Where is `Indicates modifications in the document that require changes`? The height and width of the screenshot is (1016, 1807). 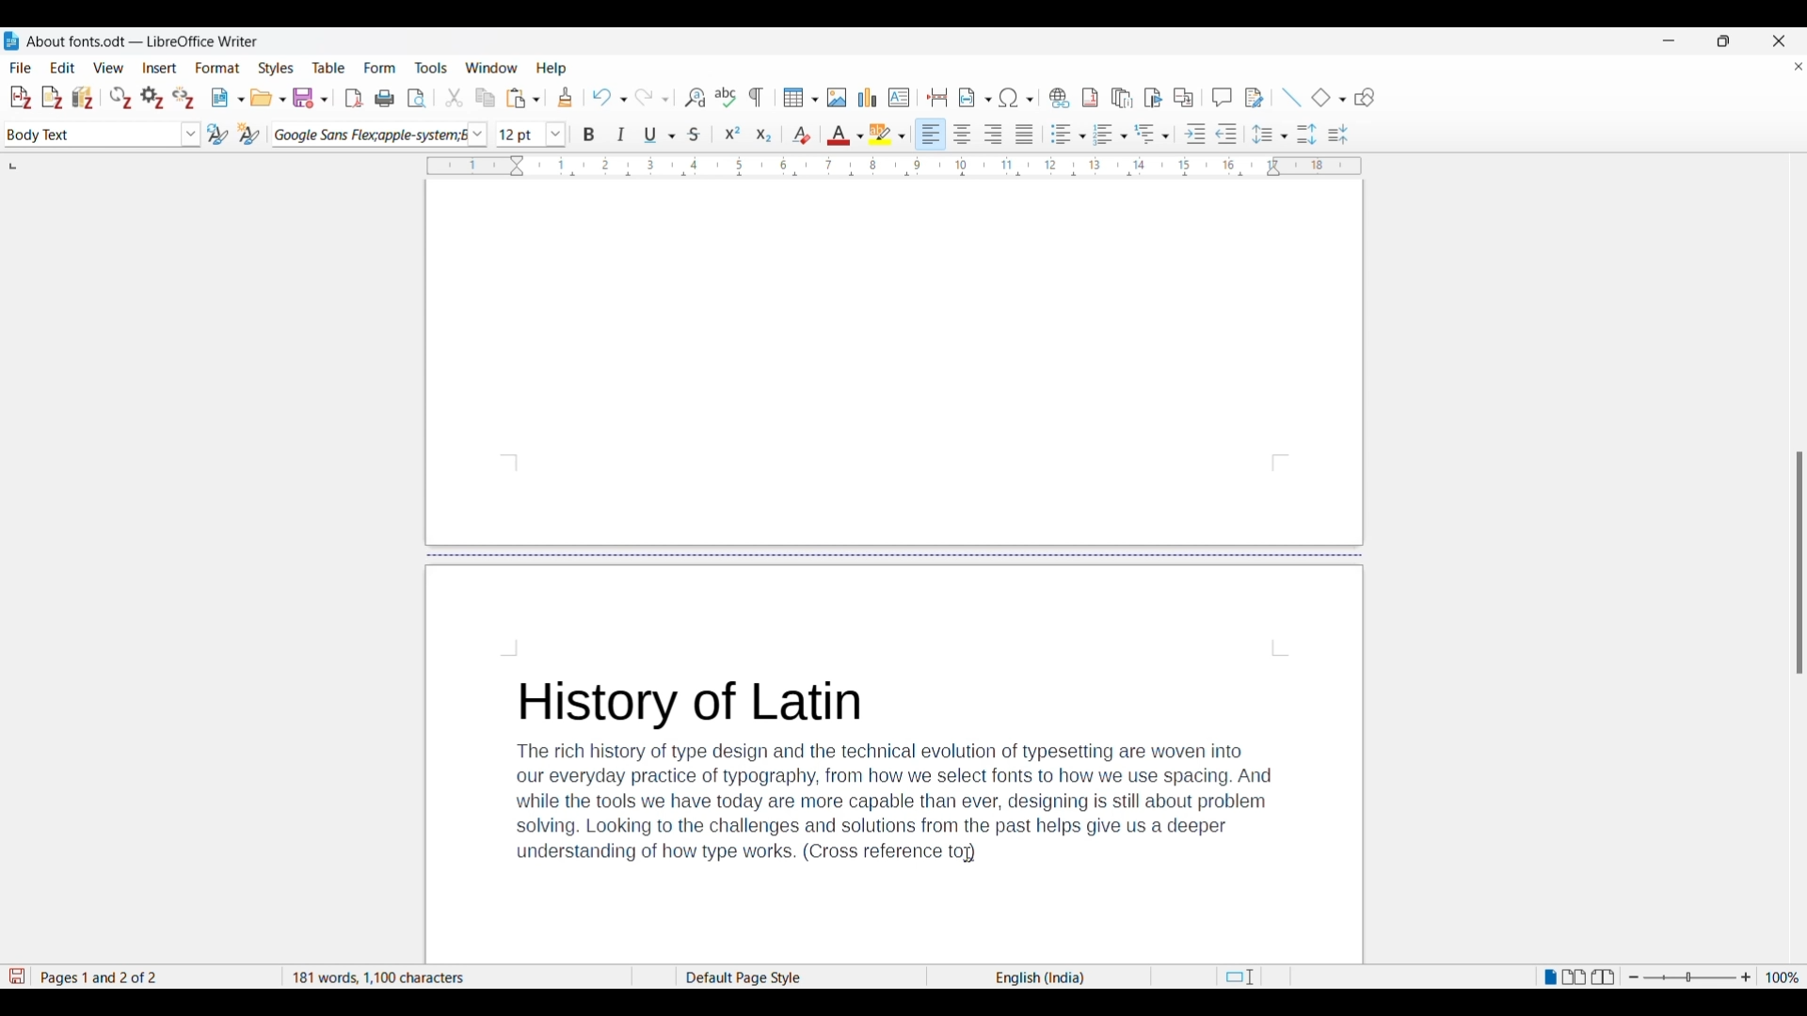 Indicates modifications in the document that require changes is located at coordinates (16, 976).